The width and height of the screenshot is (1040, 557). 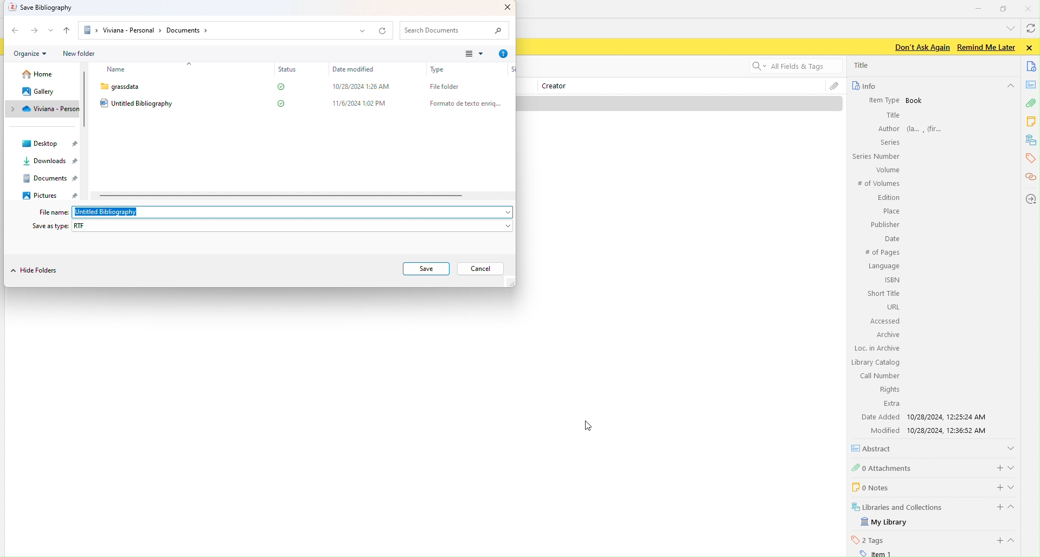 I want to click on Pictures, so click(x=48, y=195).